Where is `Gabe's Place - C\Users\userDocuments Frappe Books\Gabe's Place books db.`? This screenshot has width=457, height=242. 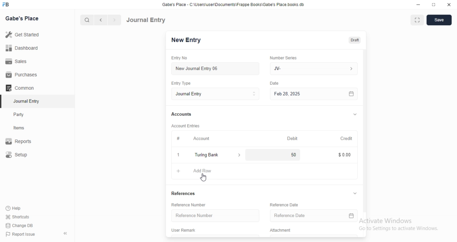 Gabe's Place - C\Users\userDocuments Frappe Books\Gabe's Place books db. is located at coordinates (233, 5).